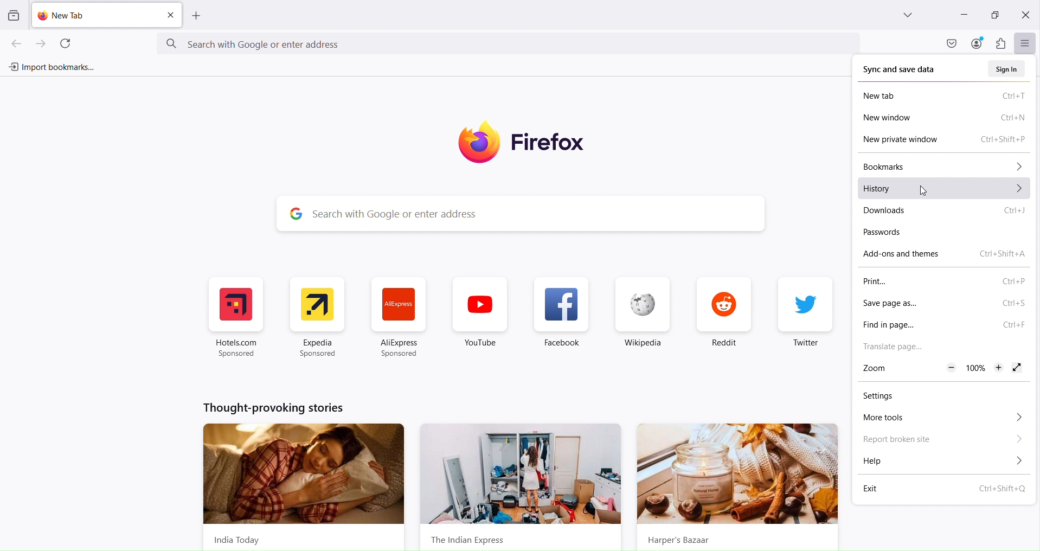  What do you see at coordinates (948, 166) in the screenshot?
I see `Bookmarks` at bounding box center [948, 166].